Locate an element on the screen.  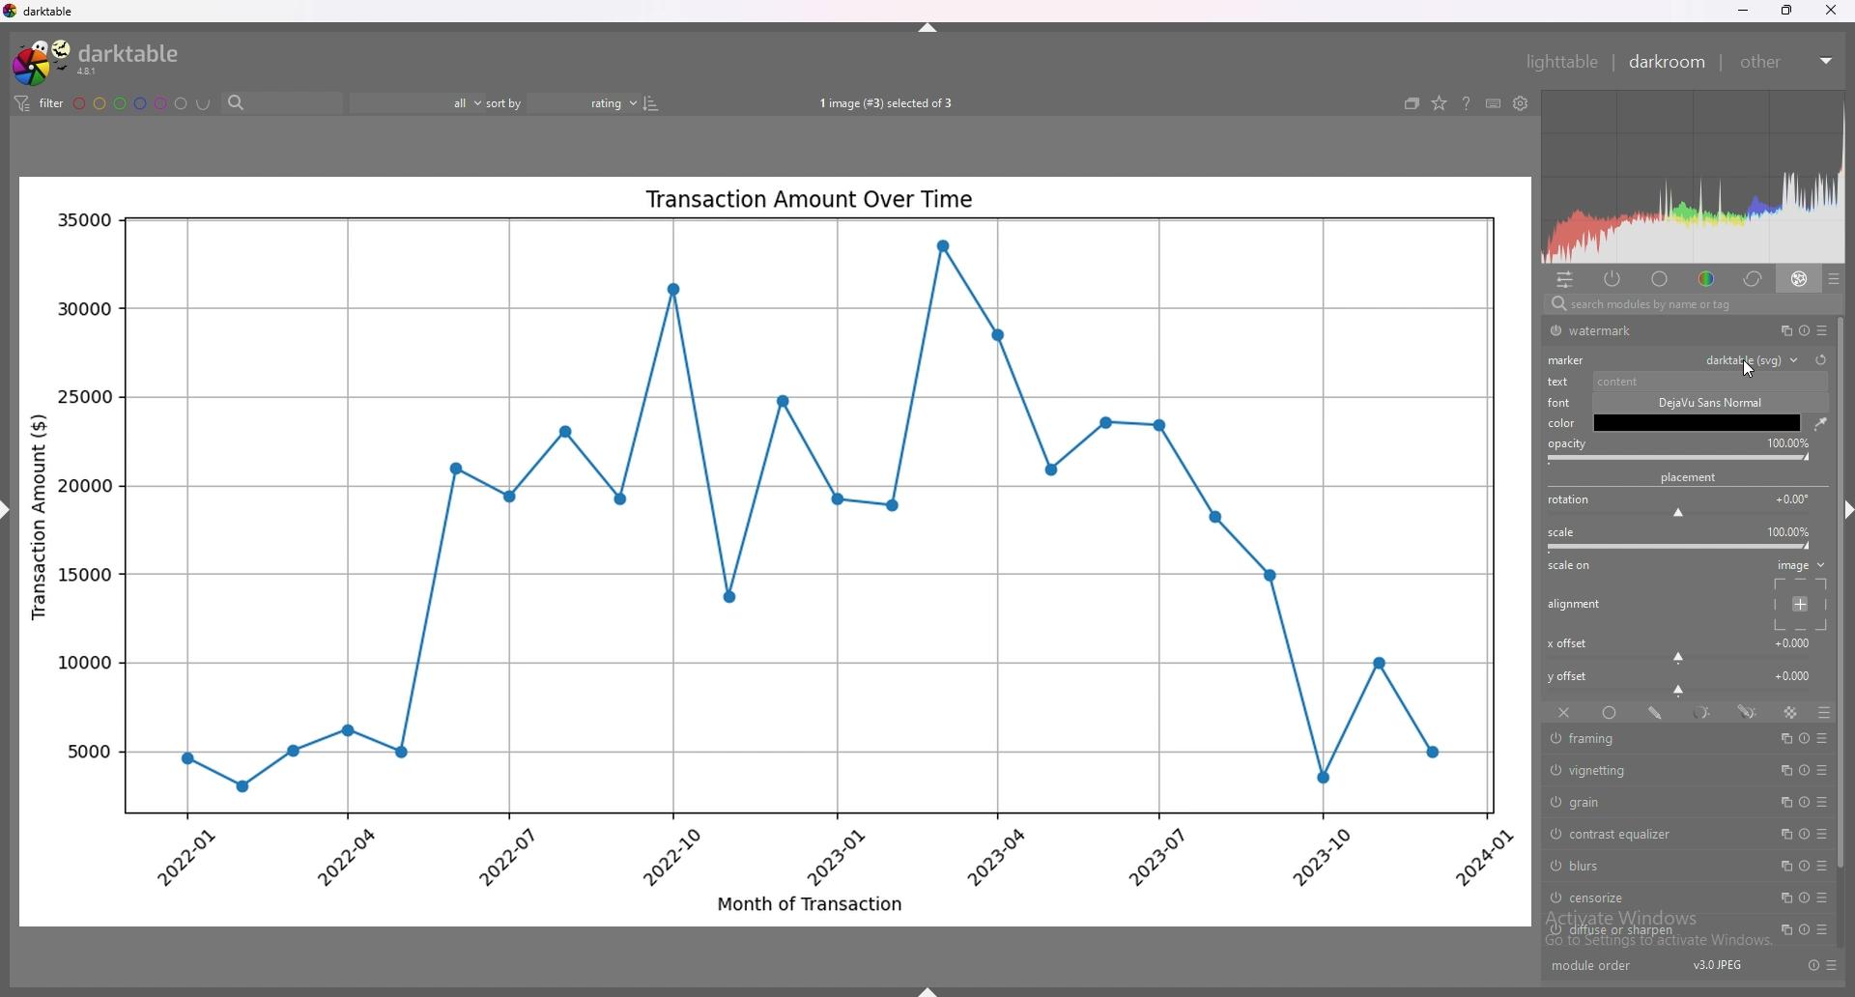
roation is located at coordinates (1568, 500).